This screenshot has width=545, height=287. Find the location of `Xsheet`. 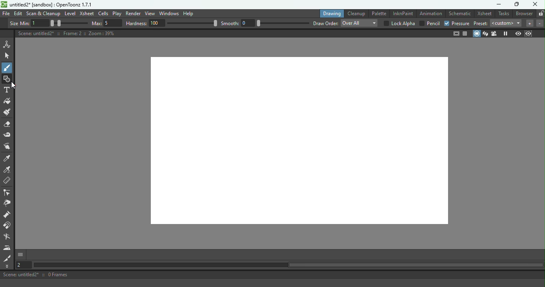

Xsheet is located at coordinates (87, 13).